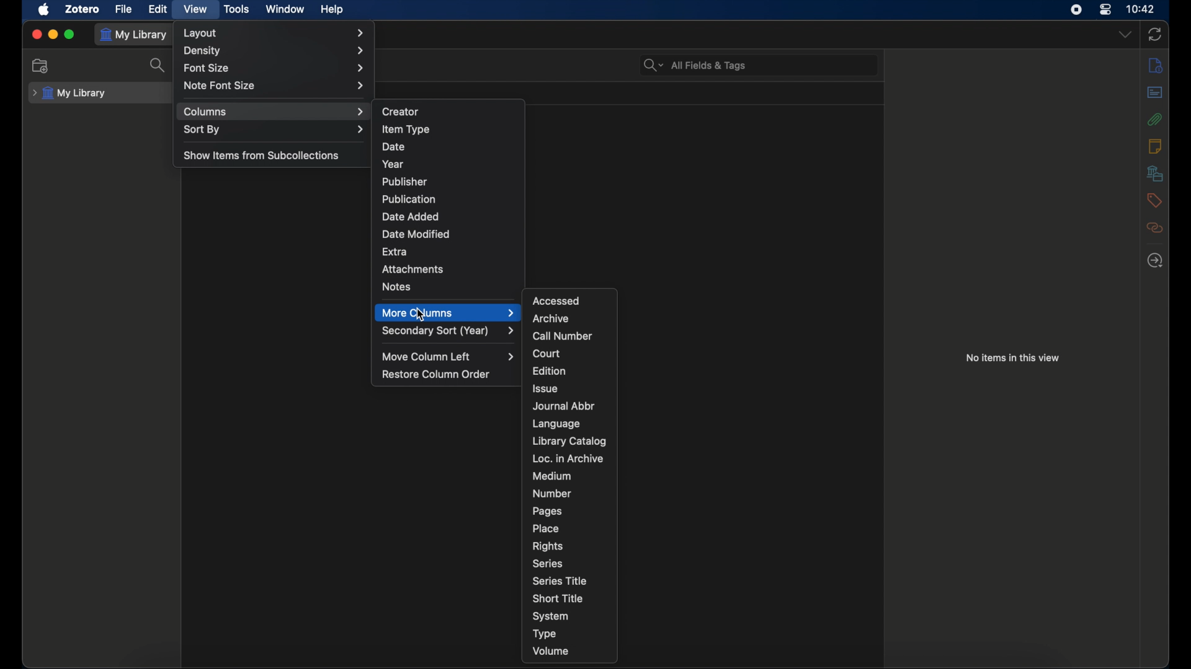 Image resolution: width=1191 pixels, height=669 pixels. What do you see at coordinates (557, 424) in the screenshot?
I see `language` at bounding box center [557, 424].